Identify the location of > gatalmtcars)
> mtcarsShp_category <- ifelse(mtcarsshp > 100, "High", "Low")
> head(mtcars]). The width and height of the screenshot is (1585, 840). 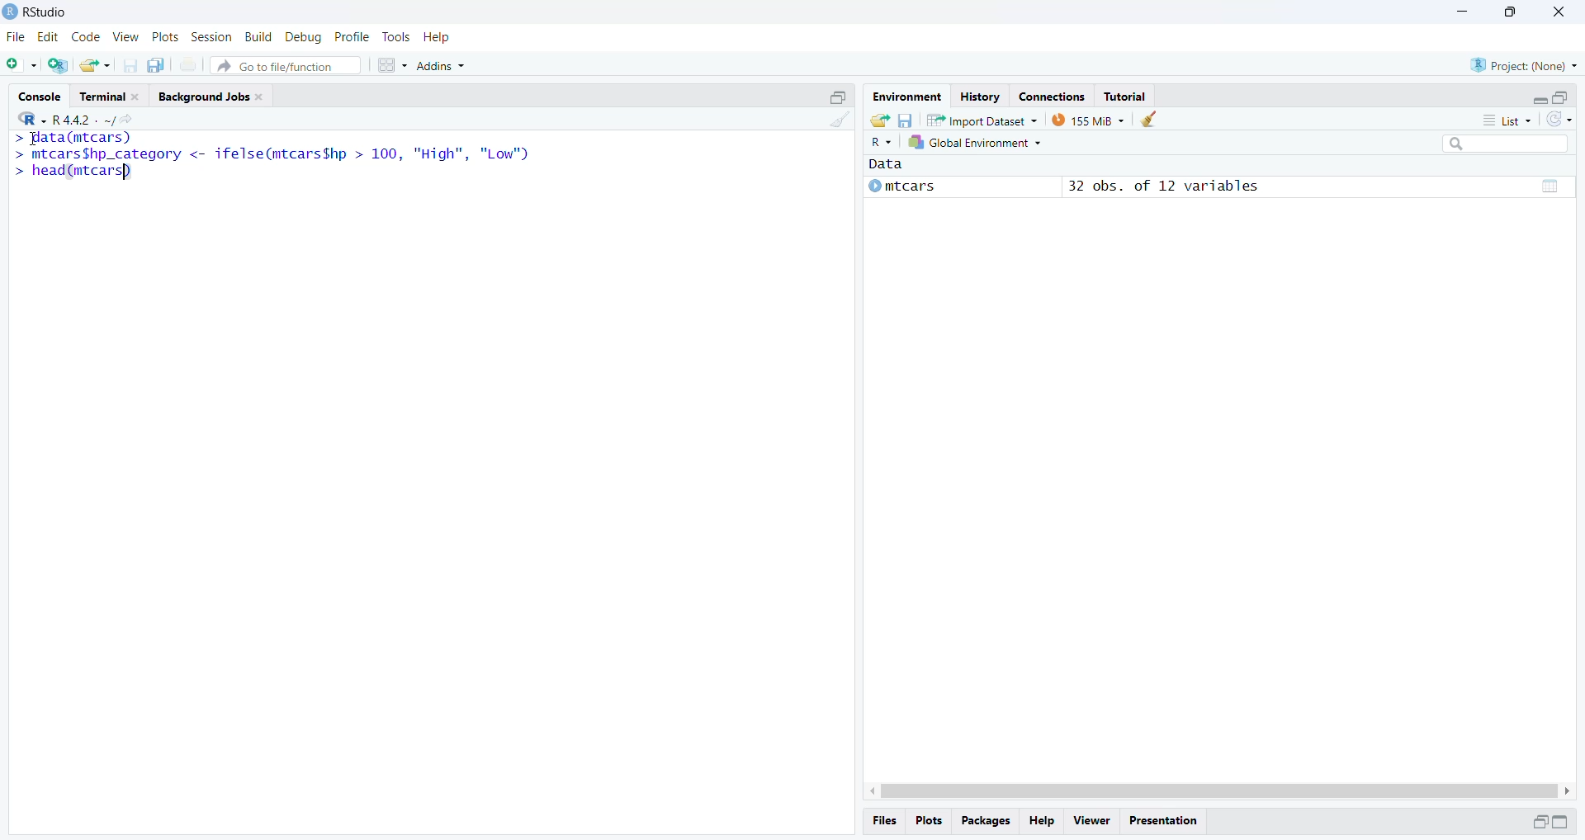
(278, 166).